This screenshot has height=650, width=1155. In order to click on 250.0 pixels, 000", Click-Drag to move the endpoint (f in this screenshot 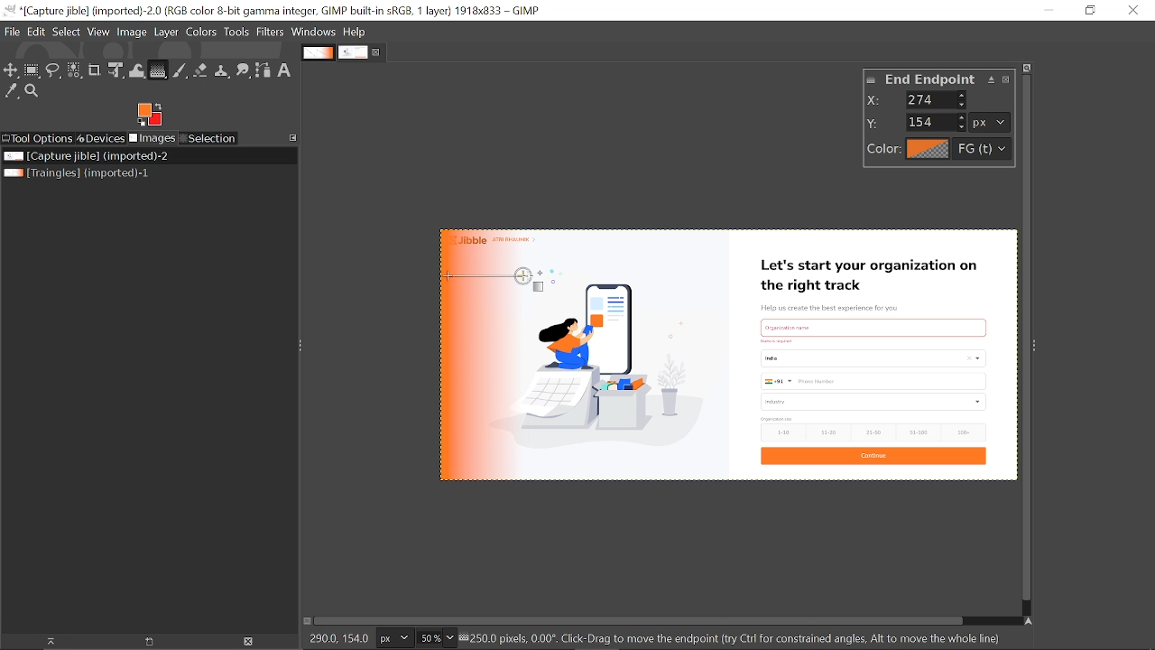, I will do `click(738, 638)`.